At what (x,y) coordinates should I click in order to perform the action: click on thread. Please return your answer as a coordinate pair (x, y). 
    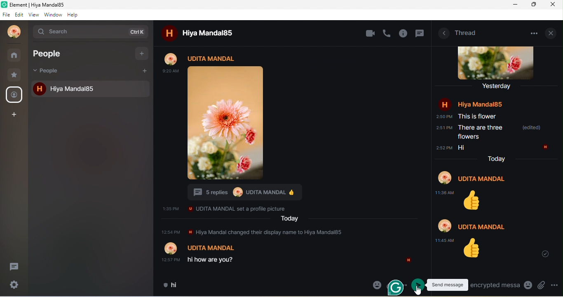
    Looking at the image, I should click on (350, 61).